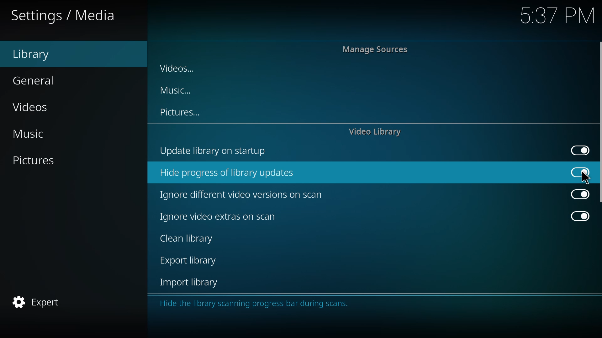 This screenshot has width=602, height=338. What do you see at coordinates (582, 177) in the screenshot?
I see `cursor` at bounding box center [582, 177].